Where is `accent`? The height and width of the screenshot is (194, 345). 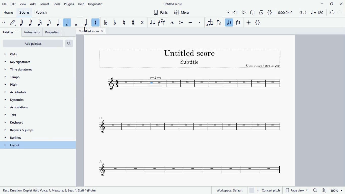 accent is located at coordinates (182, 23).